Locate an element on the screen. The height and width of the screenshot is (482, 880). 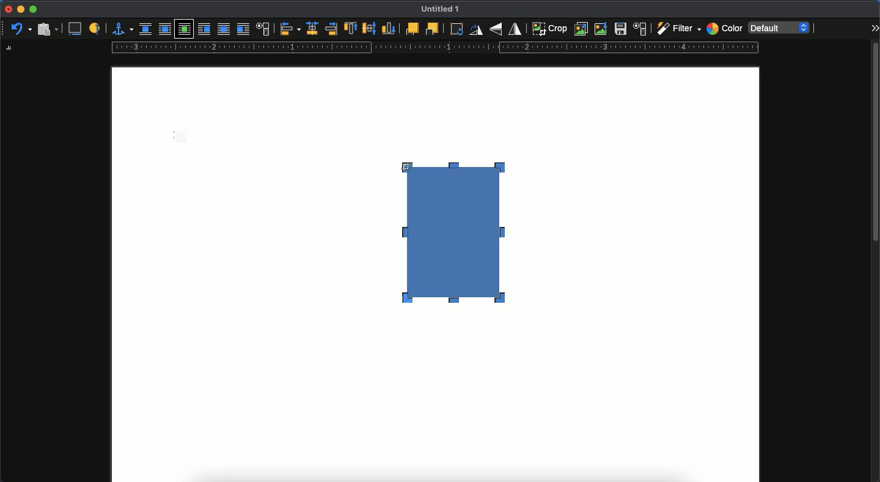
minimize is located at coordinates (20, 9).